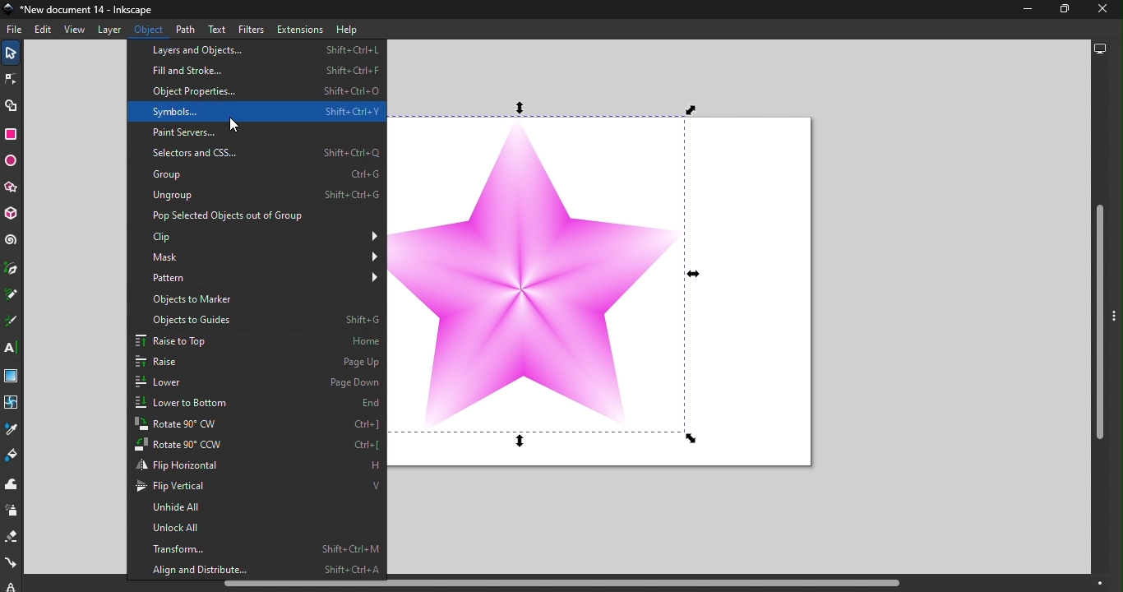 This screenshot has width=1123, height=592. What do you see at coordinates (10, 107) in the screenshot?
I see `Shape builder tool` at bounding box center [10, 107].